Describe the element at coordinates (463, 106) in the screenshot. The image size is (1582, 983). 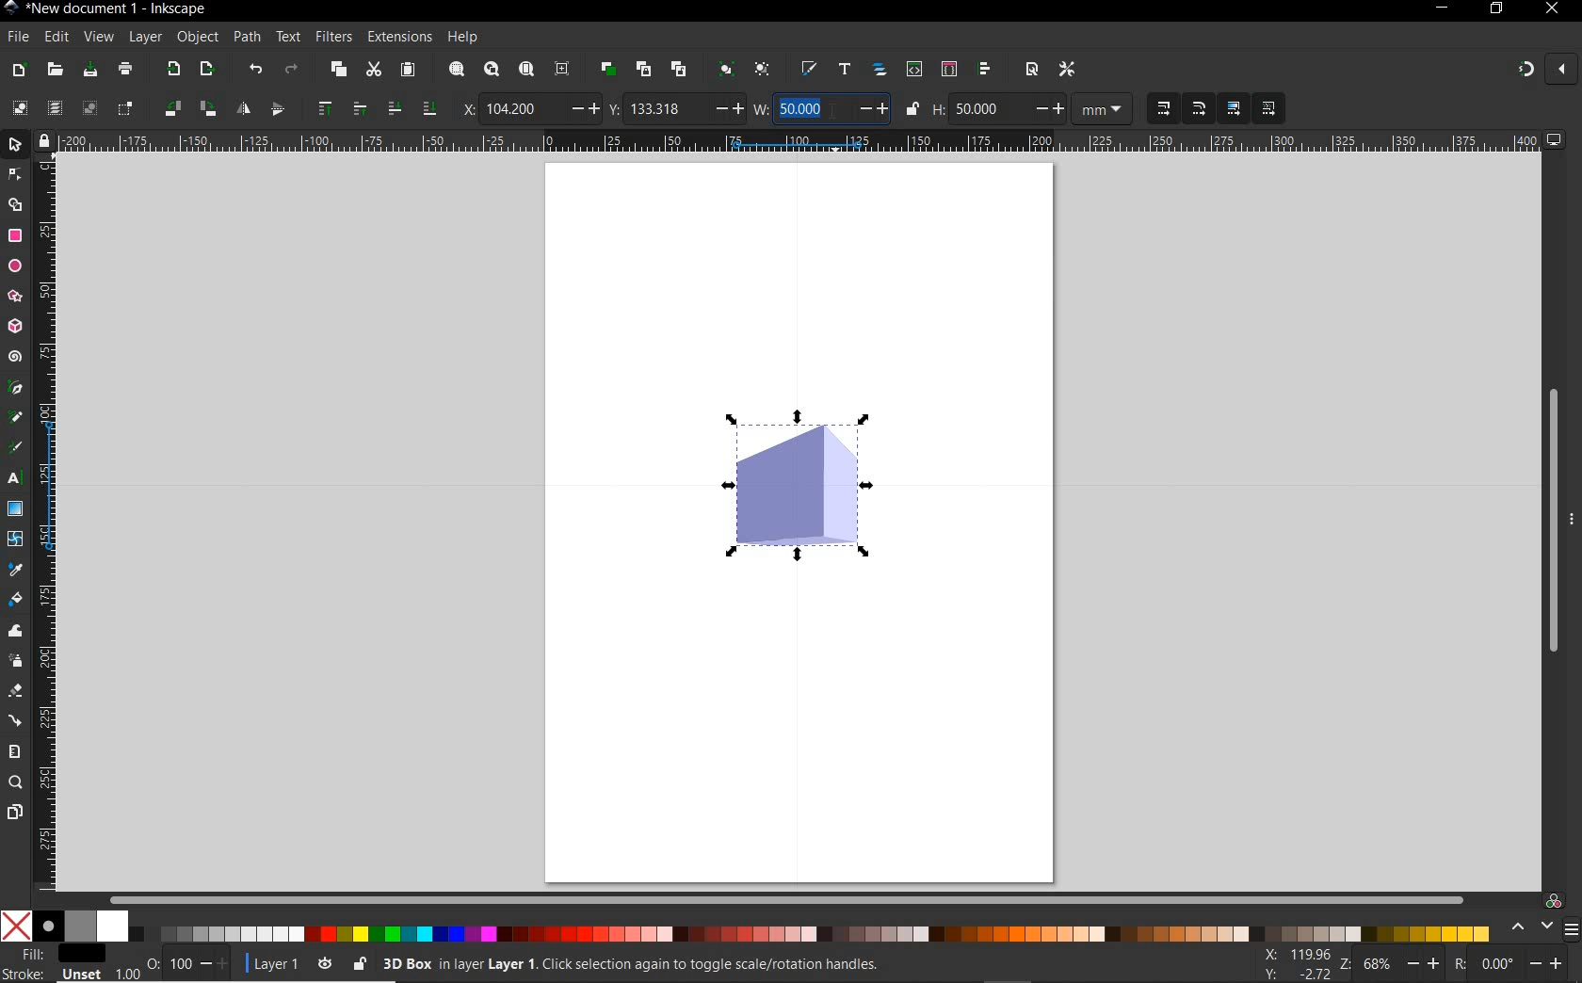
I see `x` at that location.